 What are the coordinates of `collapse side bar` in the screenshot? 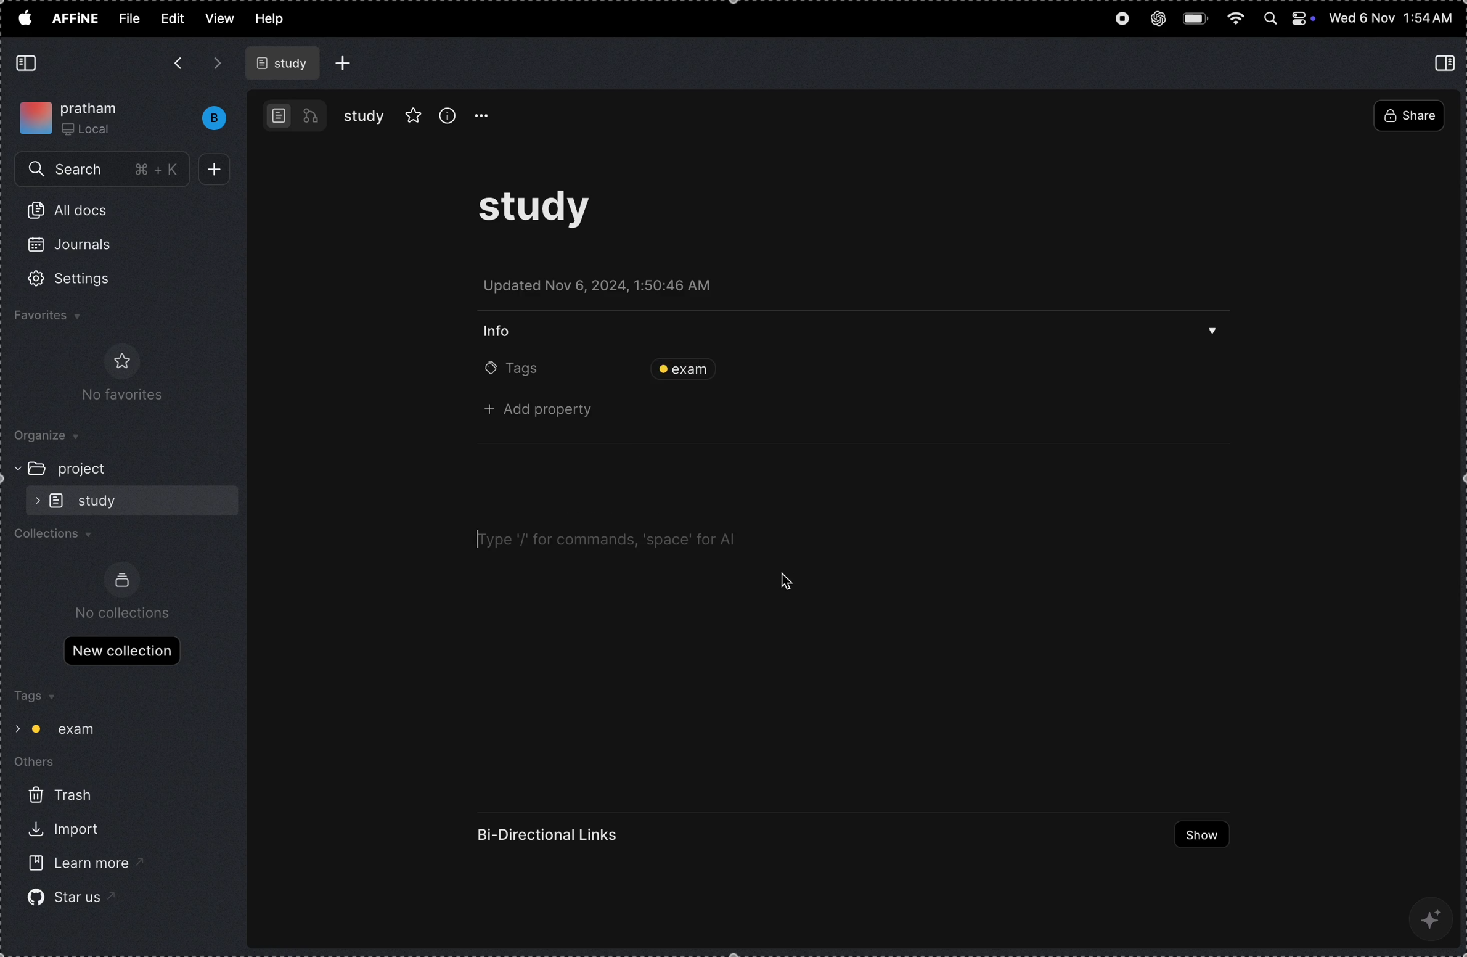 It's located at (29, 64).